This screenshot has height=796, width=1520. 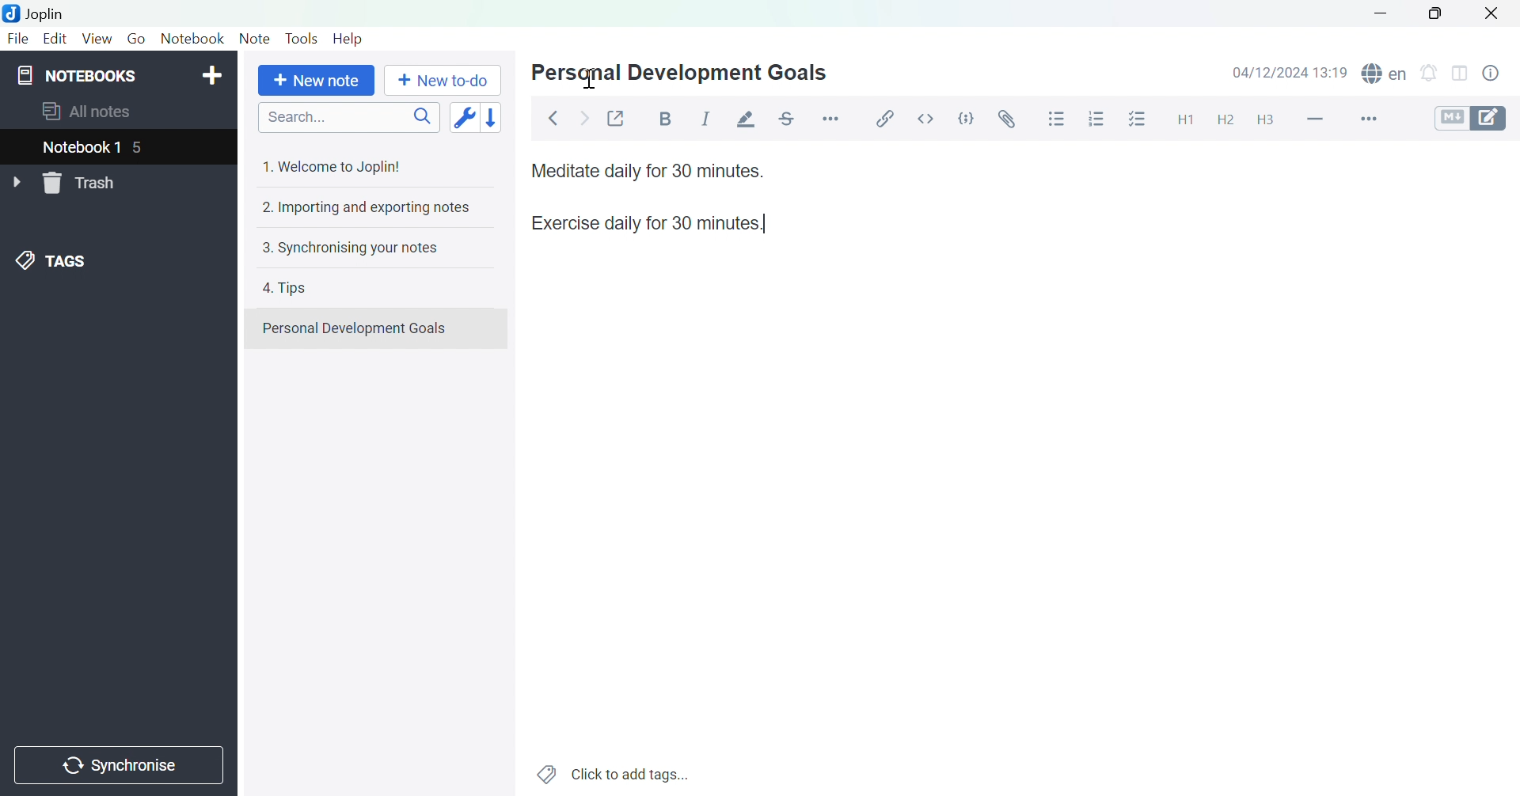 I want to click on 1. Welcome to Joplin!, so click(x=338, y=166).